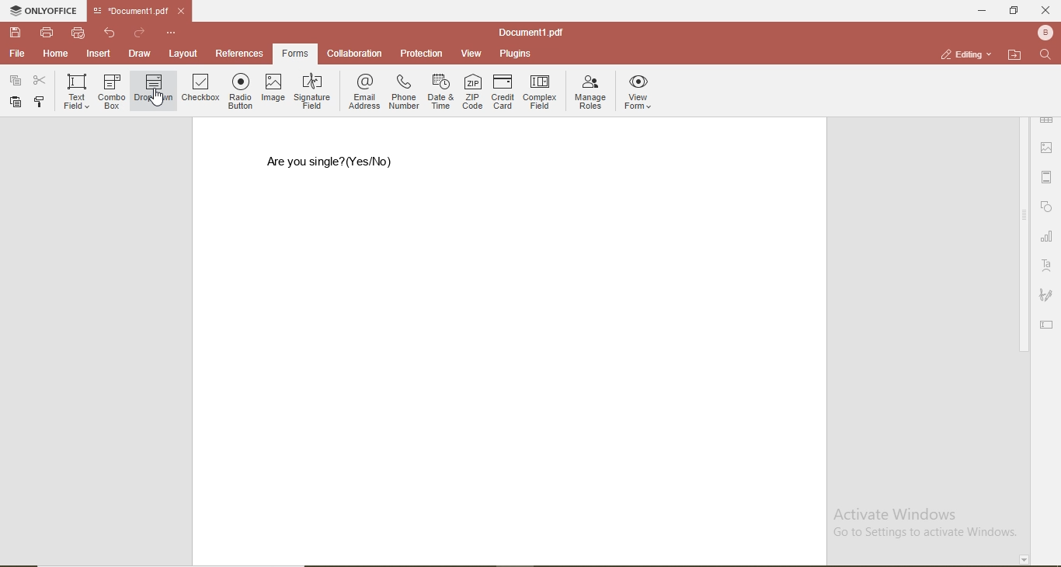 Image resolution: width=1061 pixels, height=567 pixels. Describe the element at coordinates (513, 54) in the screenshot. I see `plugins` at that location.